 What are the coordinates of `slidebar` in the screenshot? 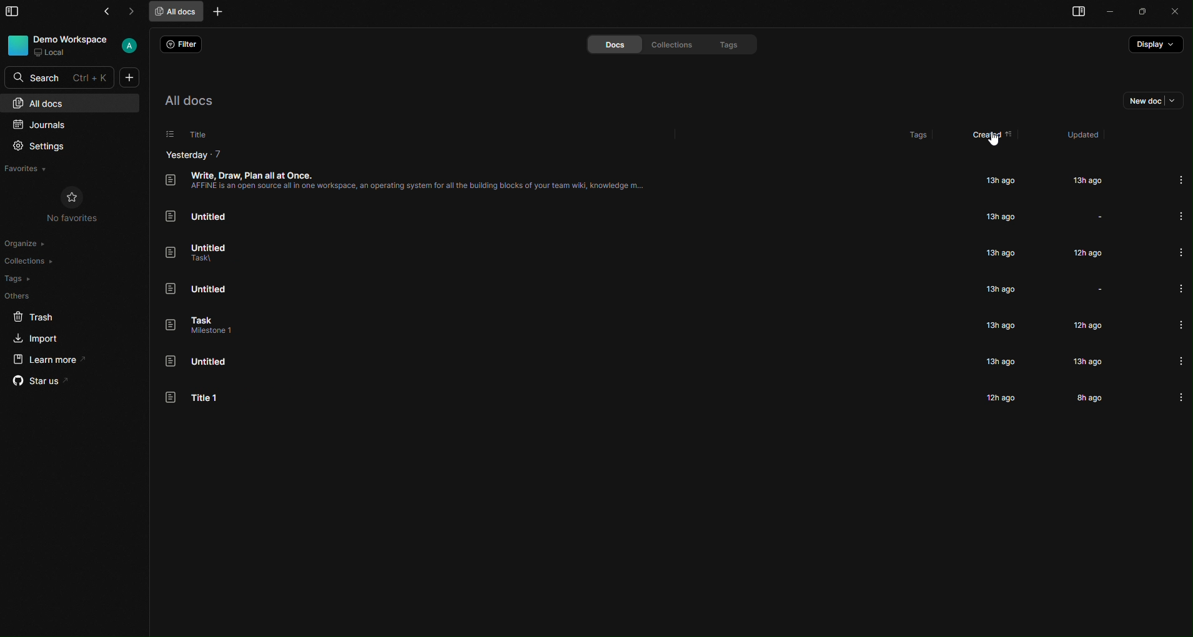 It's located at (14, 14).